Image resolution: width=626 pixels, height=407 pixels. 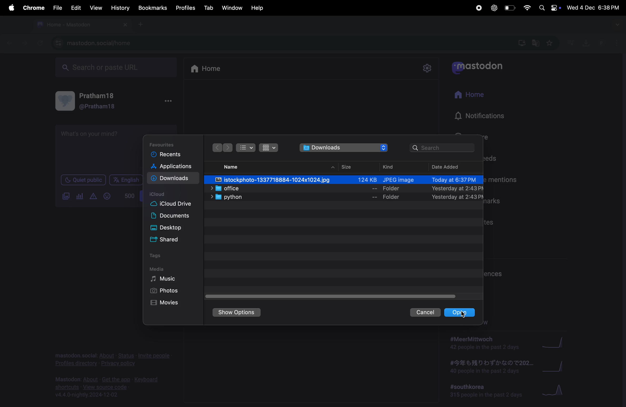 What do you see at coordinates (186, 8) in the screenshot?
I see `profiles` at bounding box center [186, 8].